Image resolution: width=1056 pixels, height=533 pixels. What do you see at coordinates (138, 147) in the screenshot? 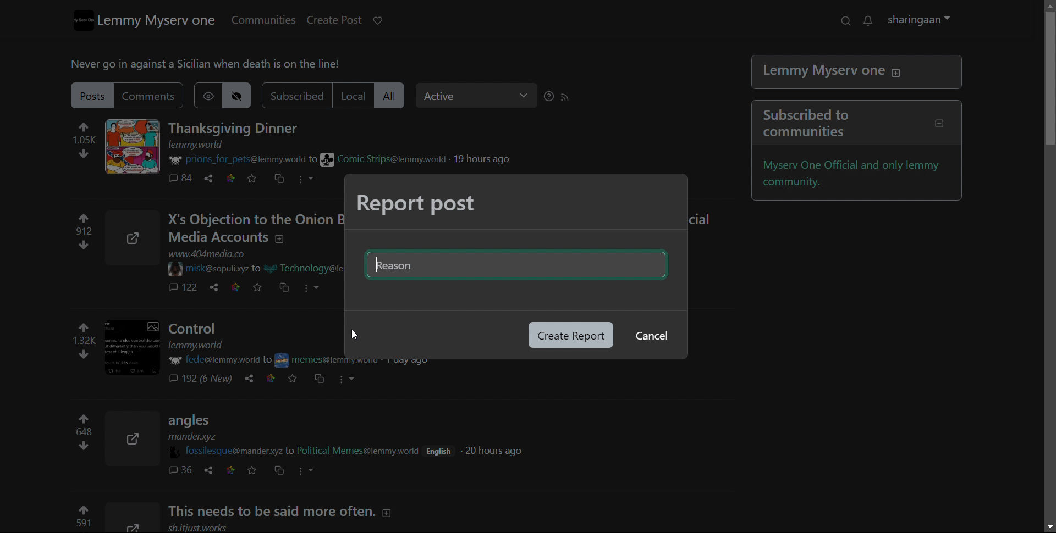
I see `expand here with the image` at bounding box center [138, 147].